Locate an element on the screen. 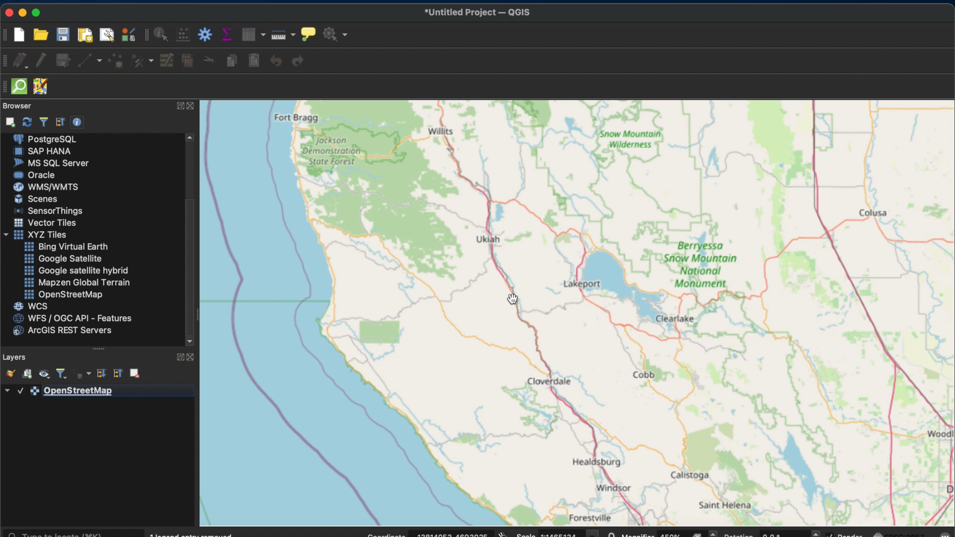 Image resolution: width=955 pixels, height=537 pixels. attributes toolbar is located at coordinates (147, 35).